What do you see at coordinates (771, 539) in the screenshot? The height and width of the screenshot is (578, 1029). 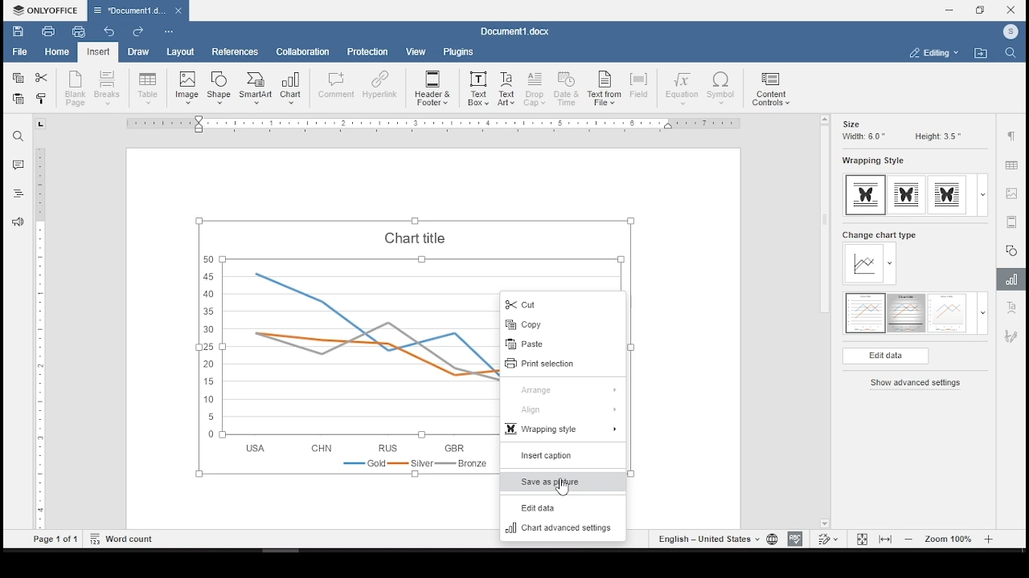 I see `set document language` at bounding box center [771, 539].